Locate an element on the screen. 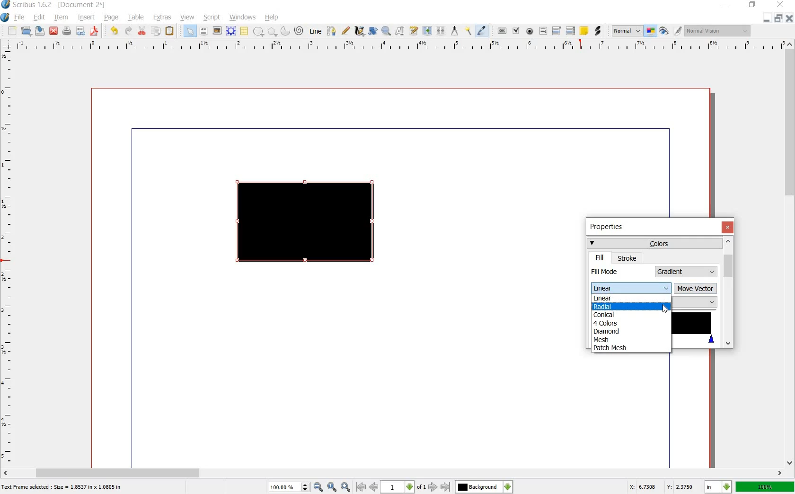 This screenshot has width=795, height=494. preflight verifier is located at coordinates (80, 31).